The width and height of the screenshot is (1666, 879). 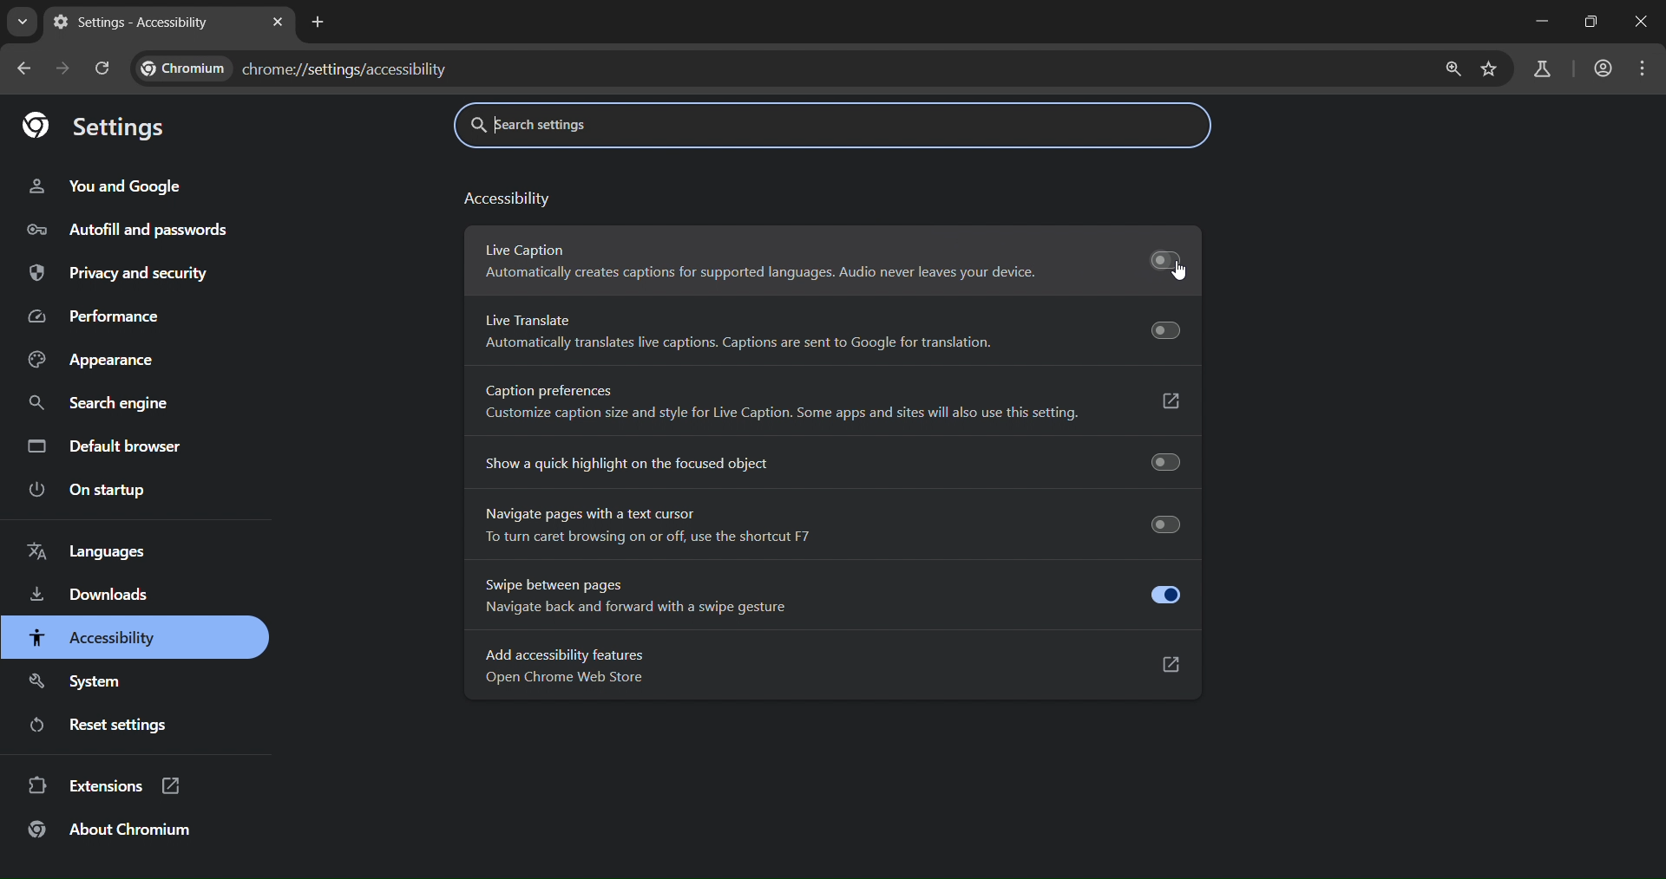 What do you see at coordinates (833, 524) in the screenshot?
I see `Navigate pages with a text cursor
To turn caret browsing on or off, use the shortcut F7` at bounding box center [833, 524].